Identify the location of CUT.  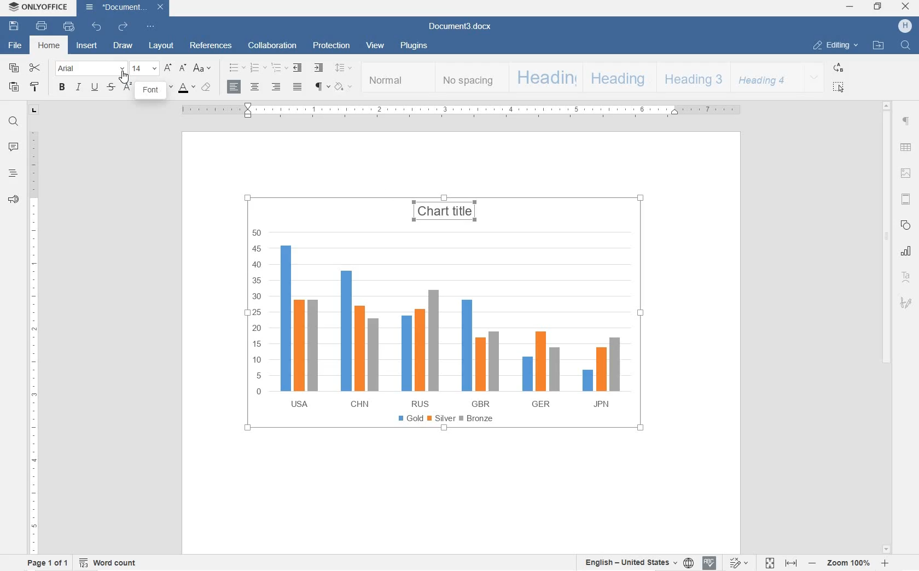
(36, 68).